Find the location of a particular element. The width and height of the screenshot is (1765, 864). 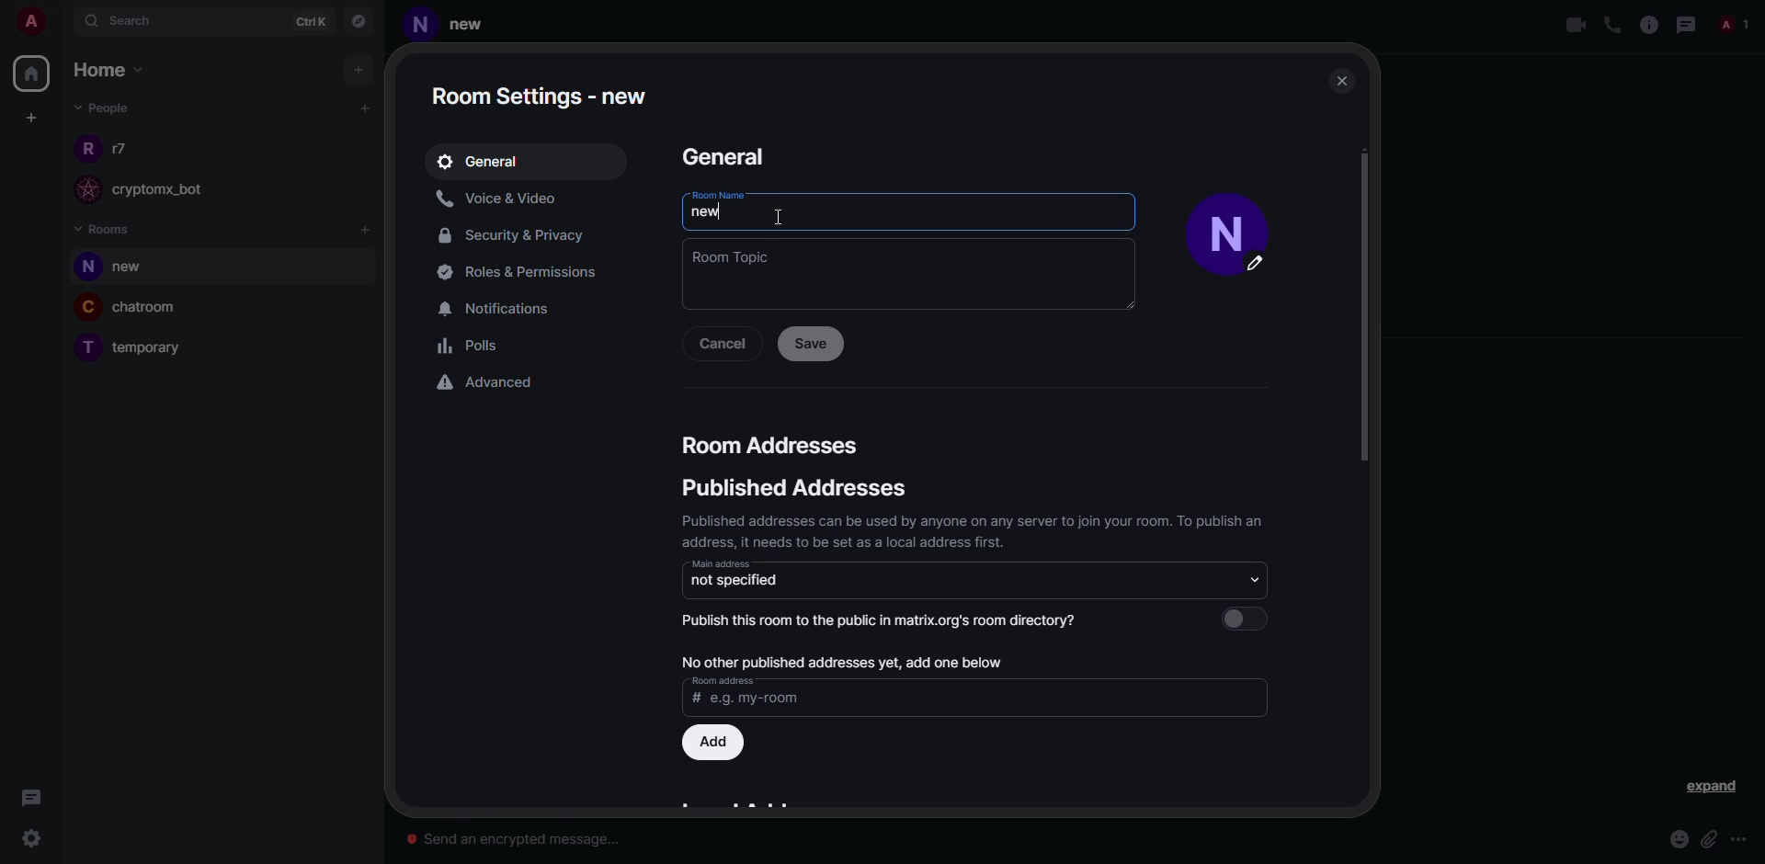

roles is located at coordinates (515, 272).